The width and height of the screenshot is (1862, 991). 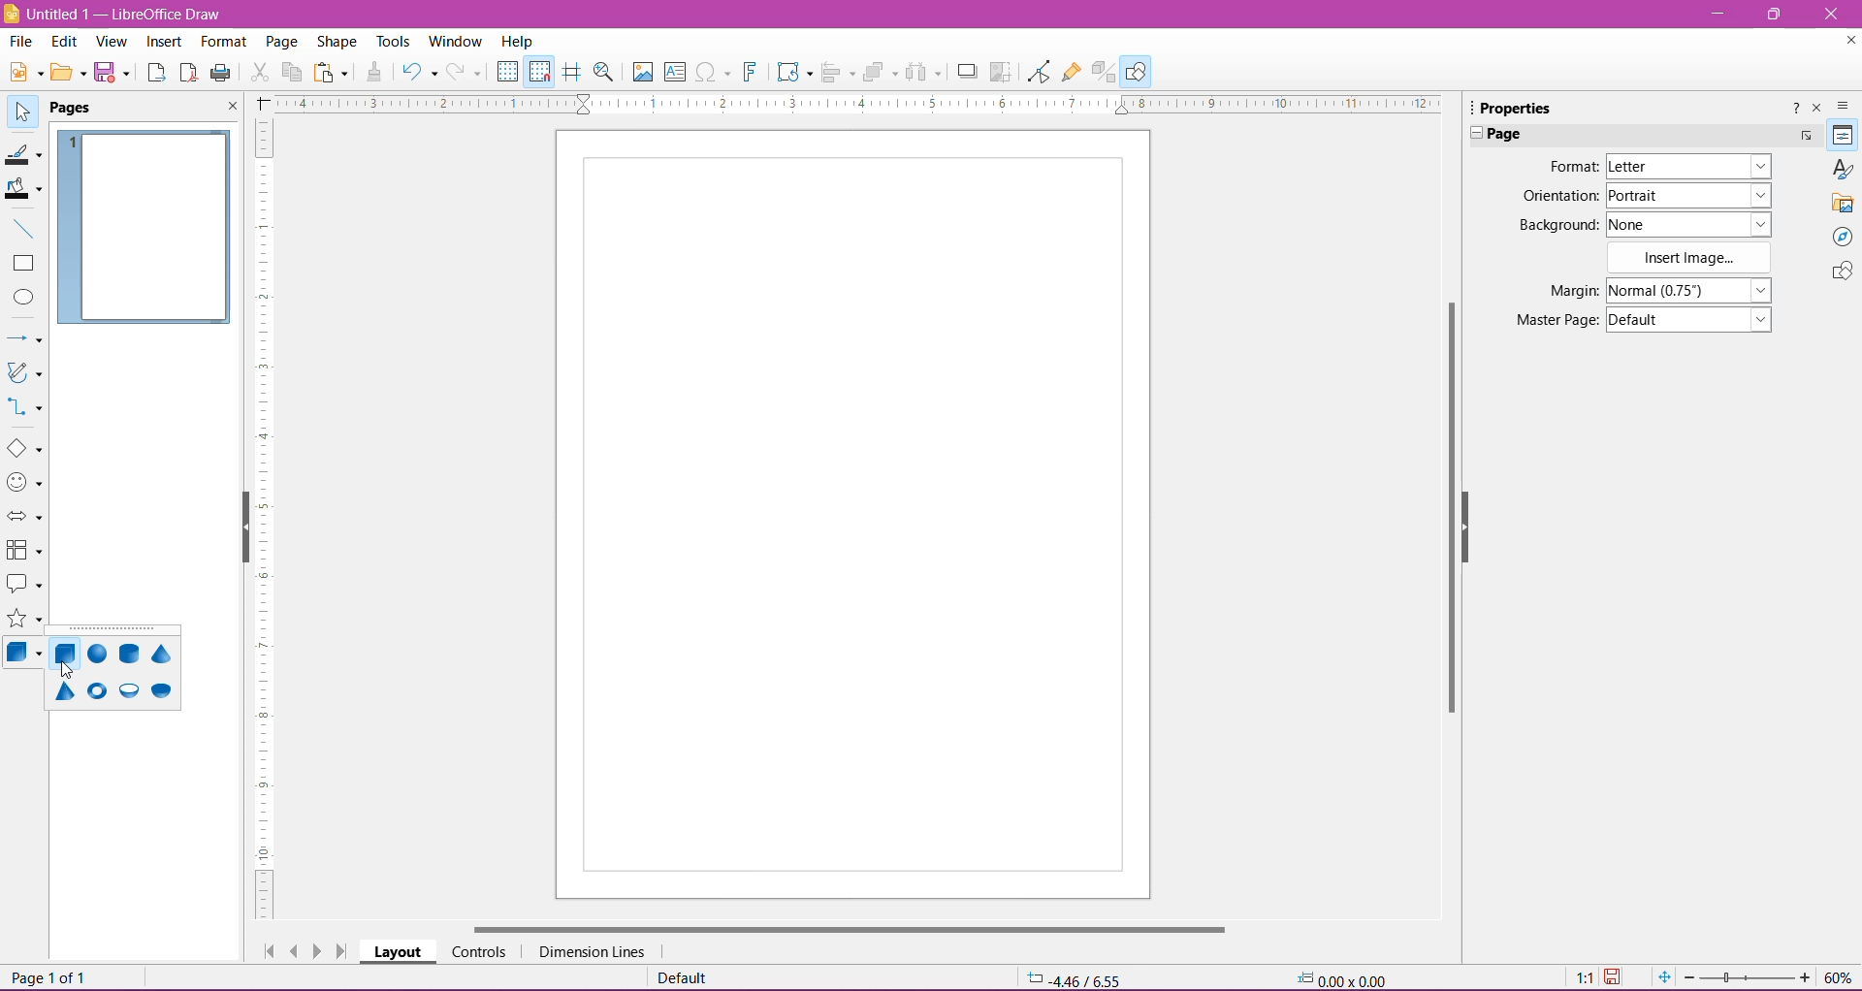 What do you see at coordinates (1846, 106) in the screenshot?
I see `Sidebar settings` at bounding box center [1846, 106].